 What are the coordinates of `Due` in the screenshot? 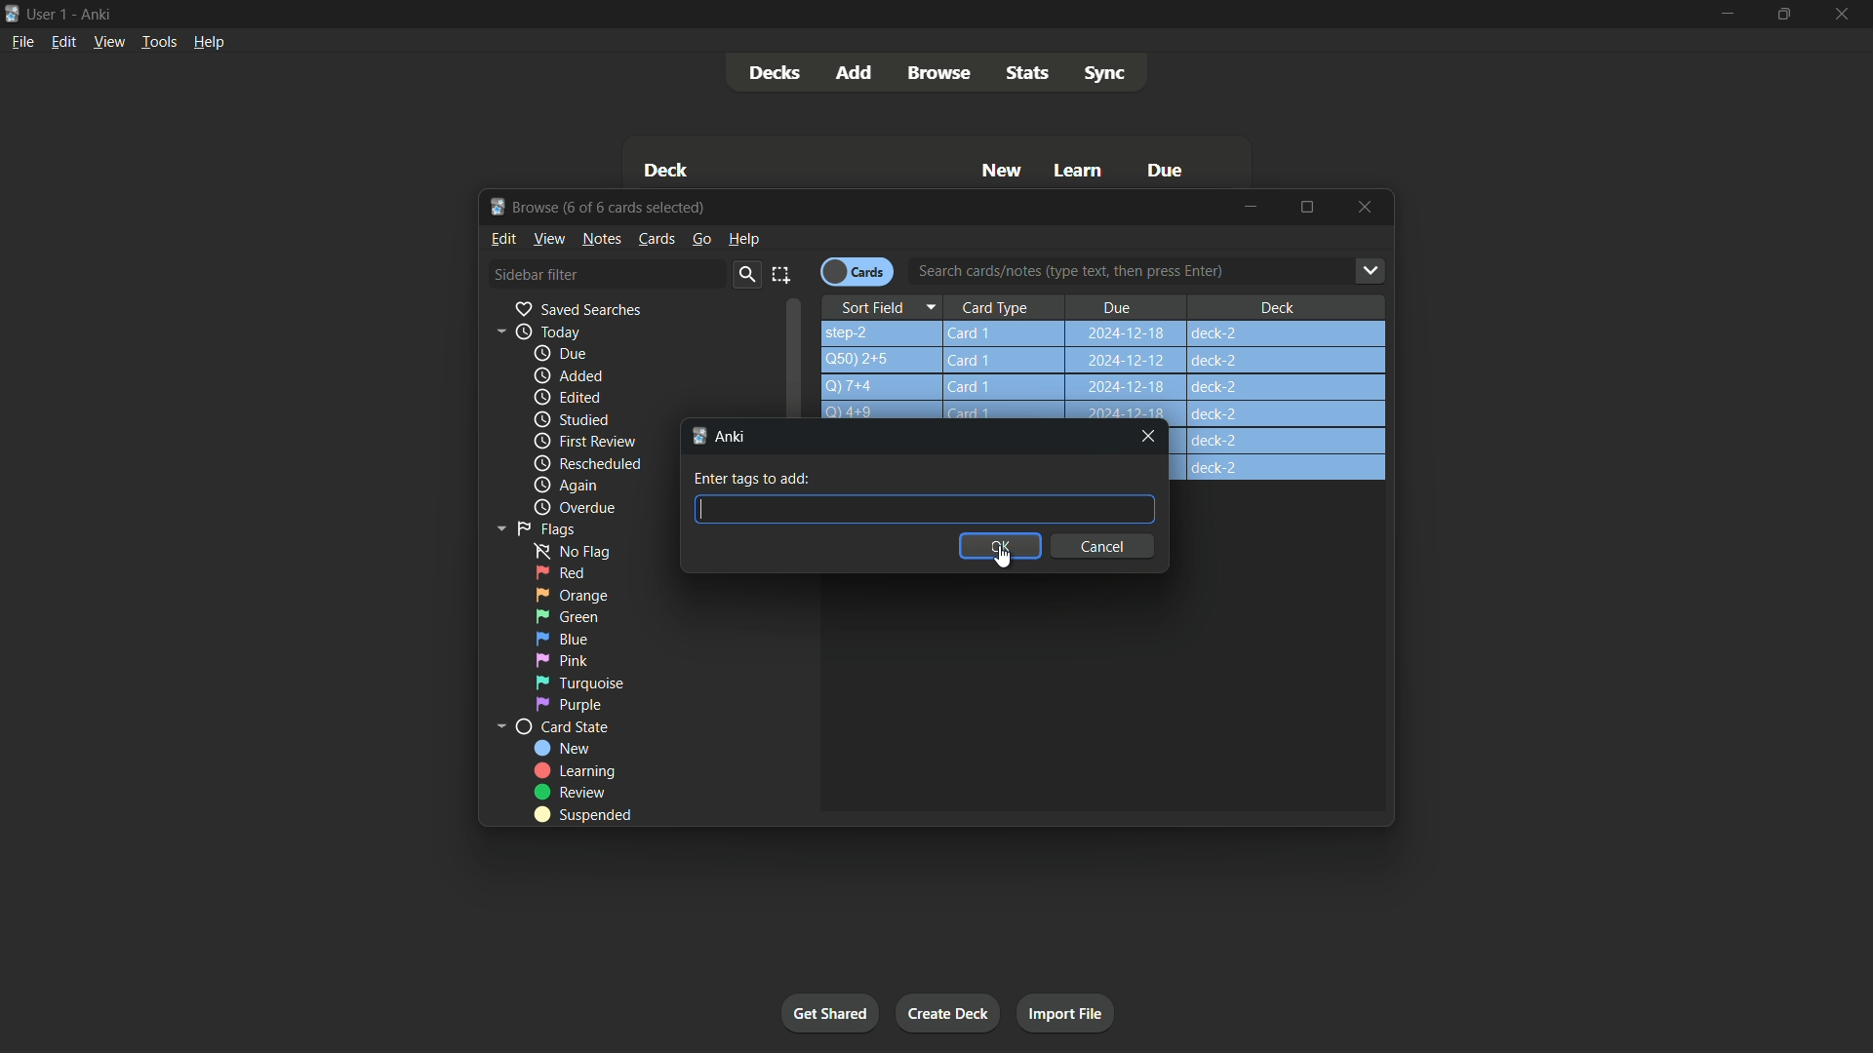 It's located at (1162, 170).